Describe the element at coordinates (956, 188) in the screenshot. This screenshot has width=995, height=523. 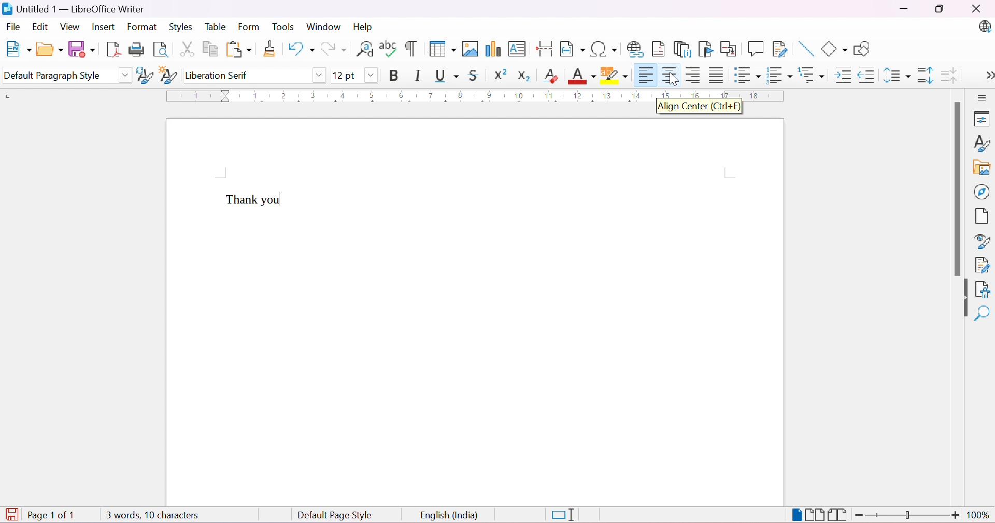
I see `Scroll Bar` at that location.